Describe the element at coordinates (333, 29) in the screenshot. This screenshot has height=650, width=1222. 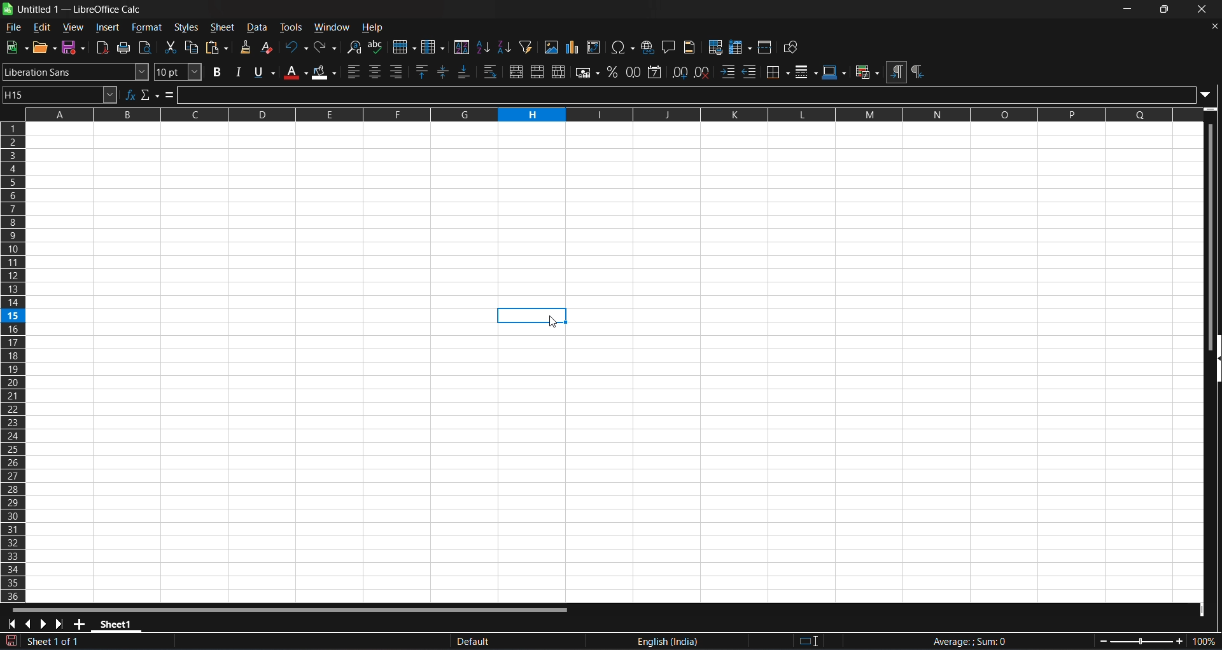
I see `window` at that location.